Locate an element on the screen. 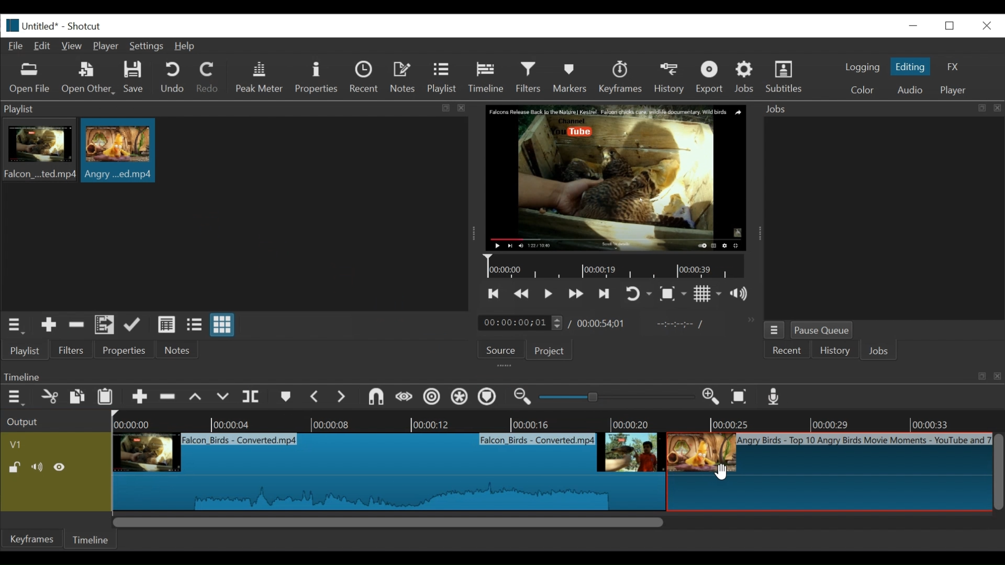 This screenshot has width=1005, height=565. overwrite is located at coordinates (225, 397).